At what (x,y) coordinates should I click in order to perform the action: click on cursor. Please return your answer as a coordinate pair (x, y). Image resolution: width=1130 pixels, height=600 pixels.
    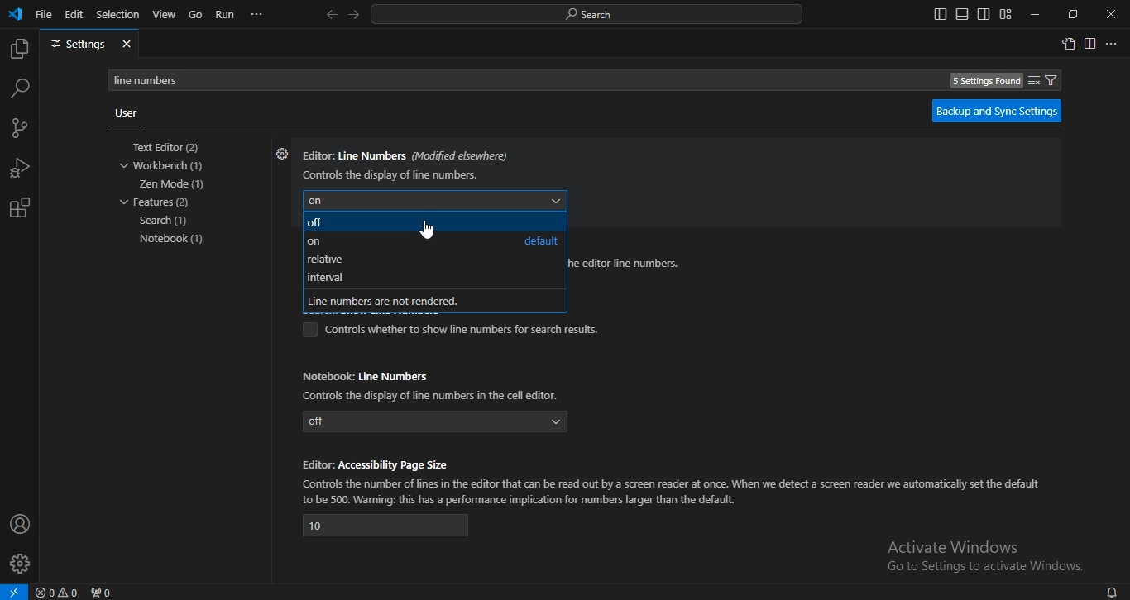
    Looking at the image, I should click on (429, 230).